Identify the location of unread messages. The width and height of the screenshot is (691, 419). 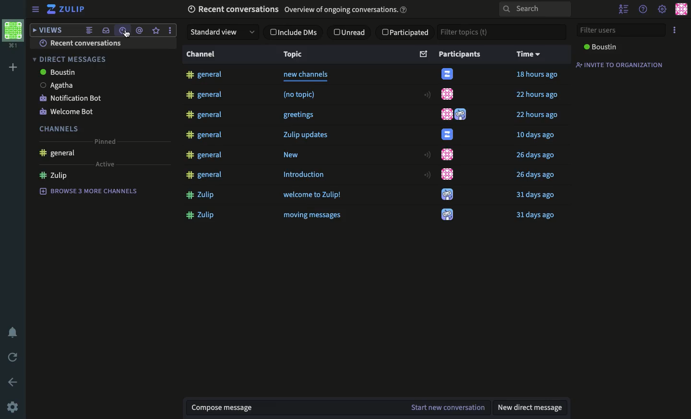
(424, 56).